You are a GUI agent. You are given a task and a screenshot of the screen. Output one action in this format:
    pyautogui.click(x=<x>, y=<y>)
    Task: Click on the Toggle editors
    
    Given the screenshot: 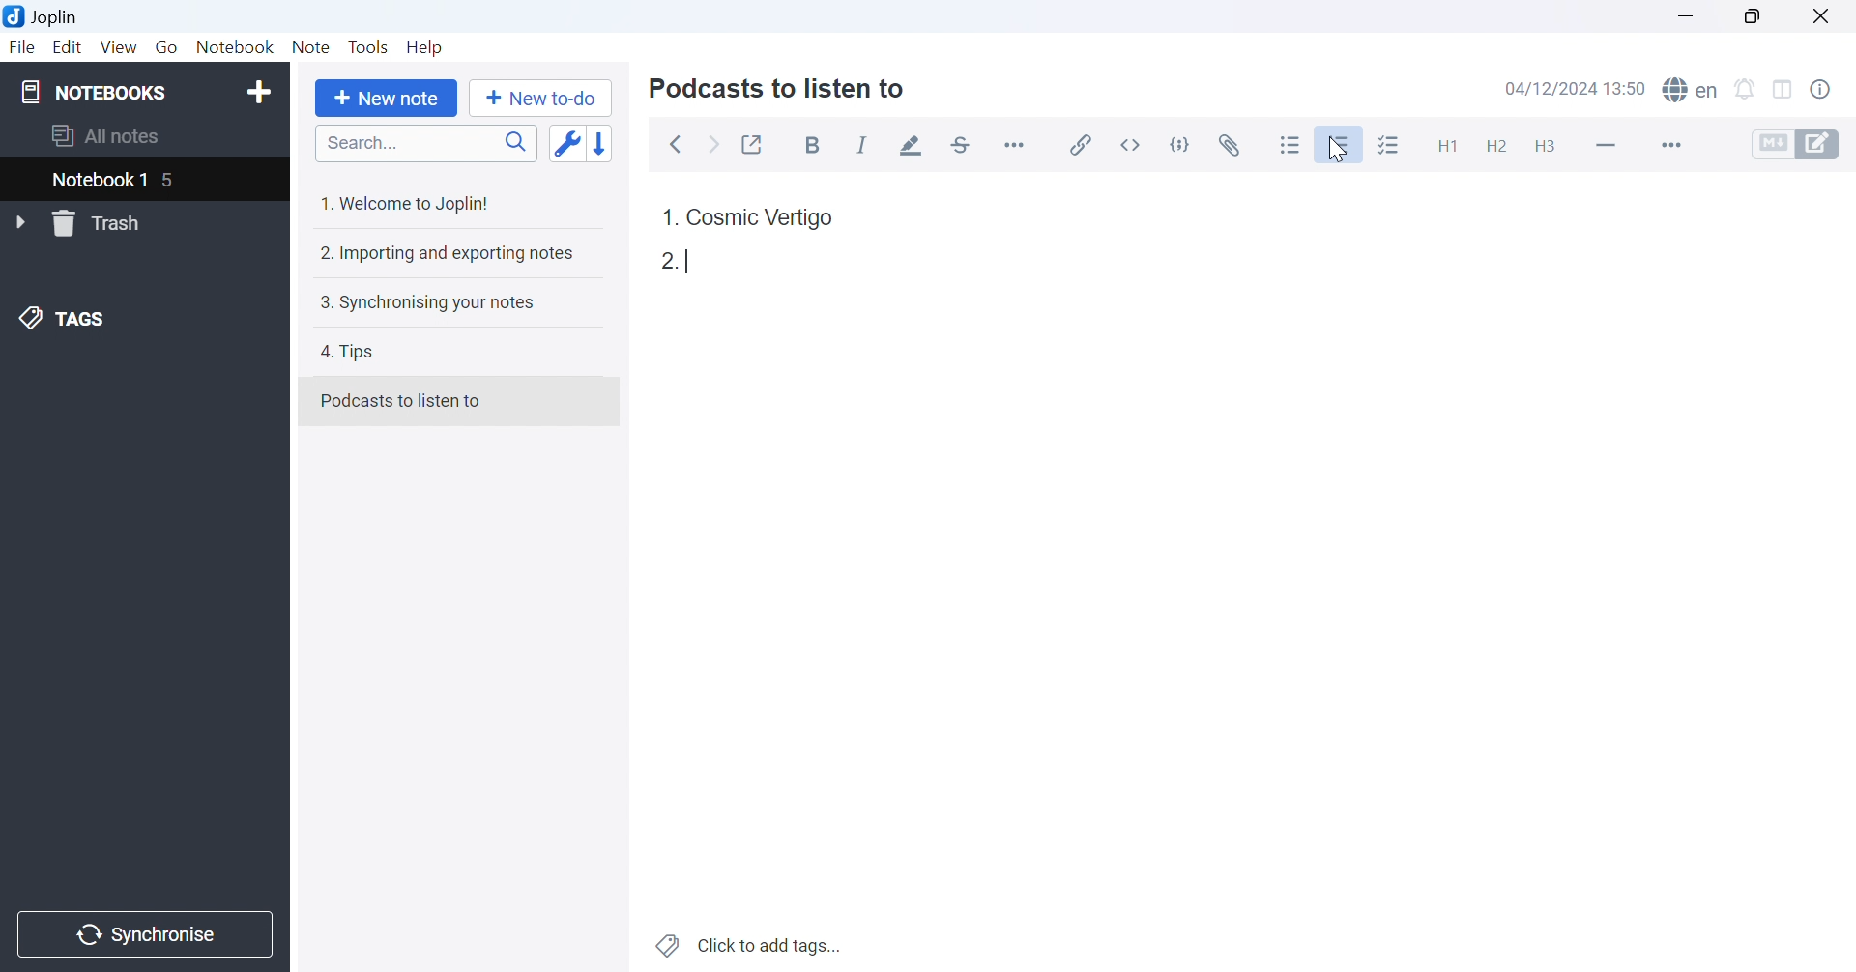 What is the action you would take?
    pyautogui.click(x=1803, y=144)
    